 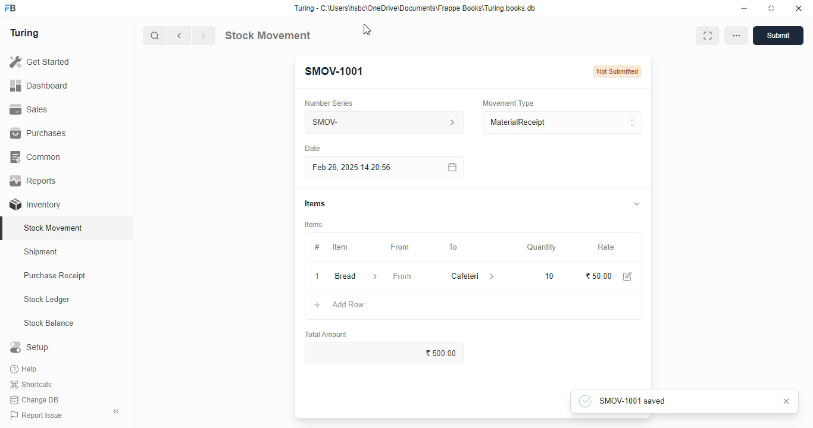 I want to click on #, so click(x=317, y=247).